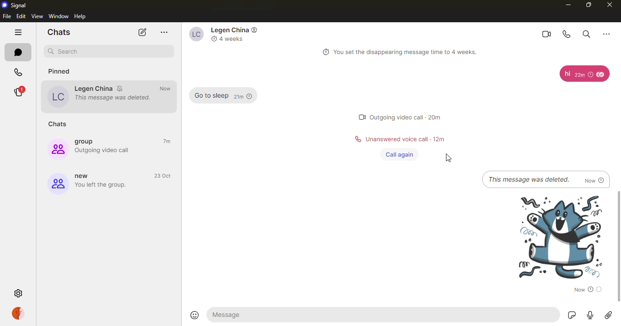 The width and height of the screenshot is (621, 326). What do you see at coordinates (579, 75) in the screenshot?
I see `22m` at bounding box center [579, 75].